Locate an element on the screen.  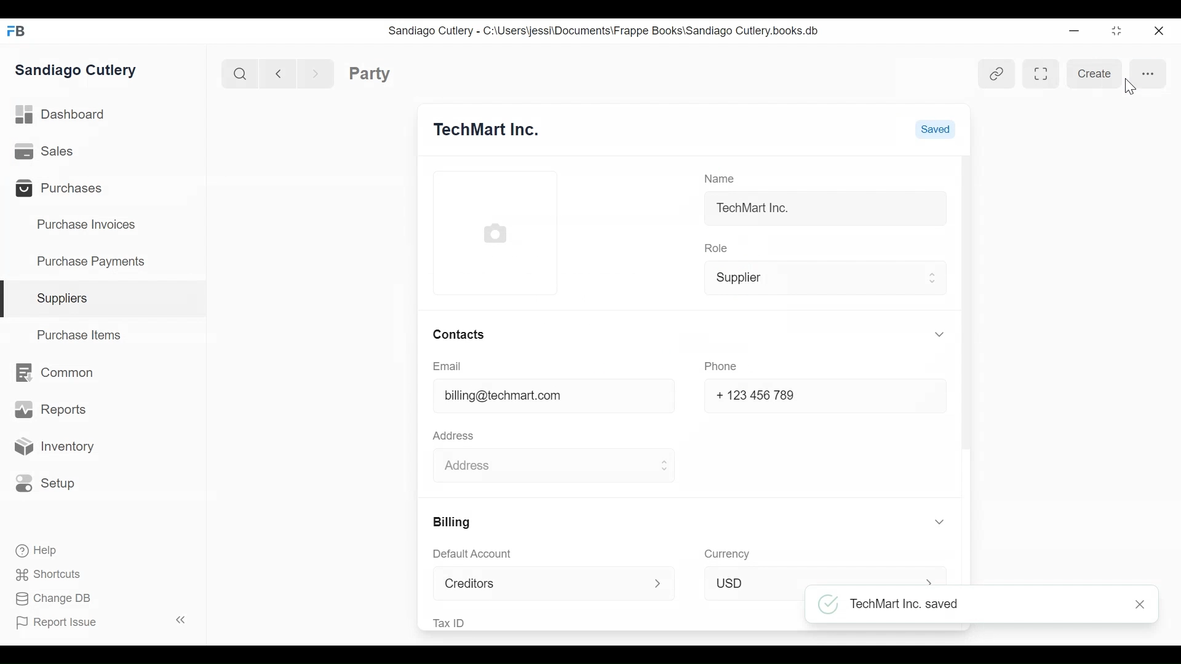
expand is located at coordinates (182, 618).